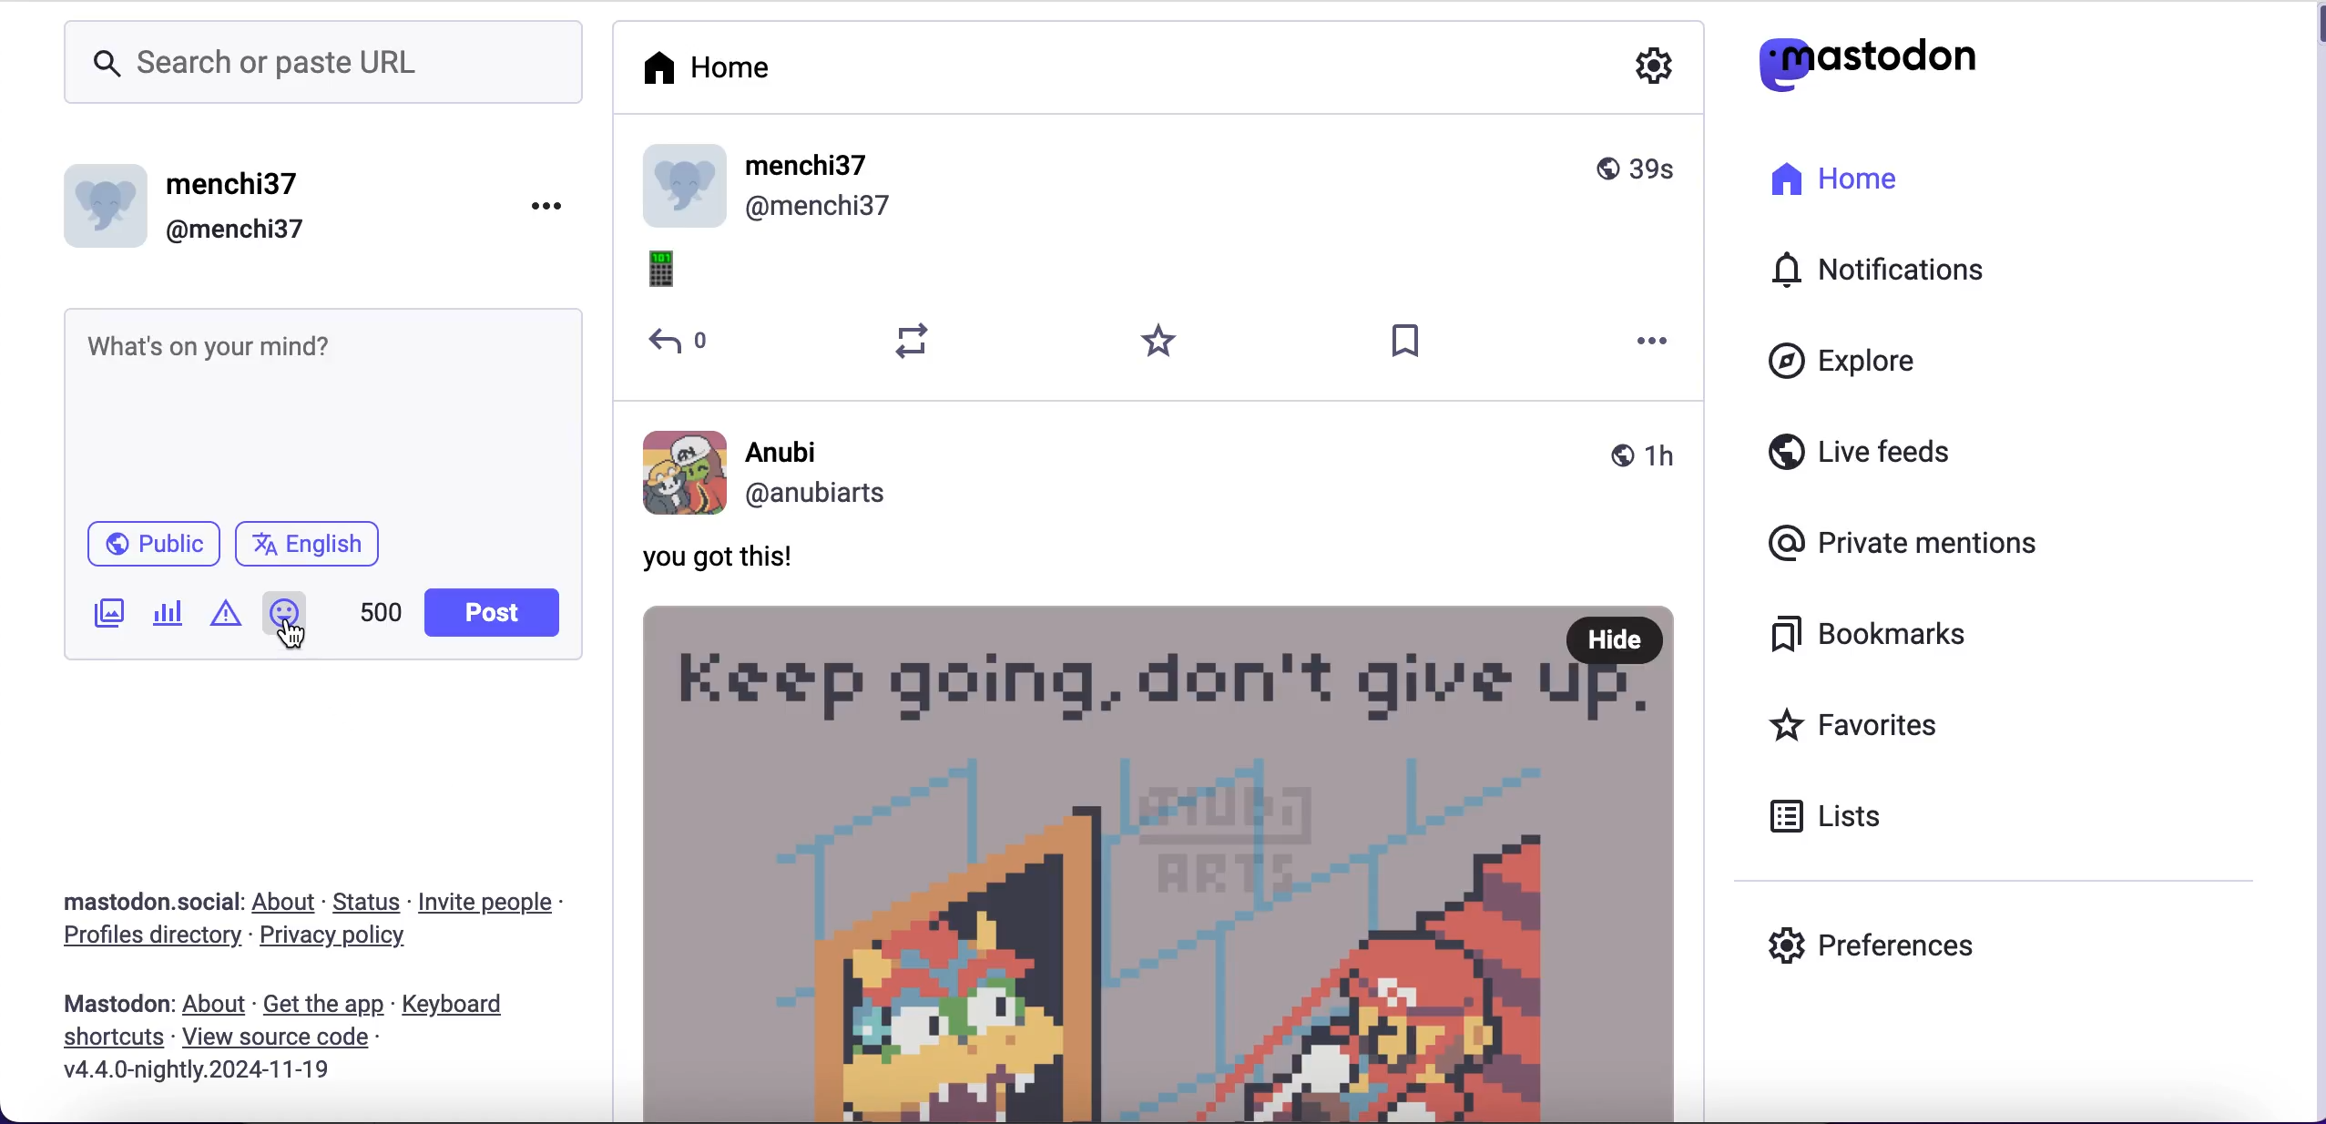  What do you see at coordinates (322, 546) in the screenshot?
I see `english` at bounding box center [322, 546].